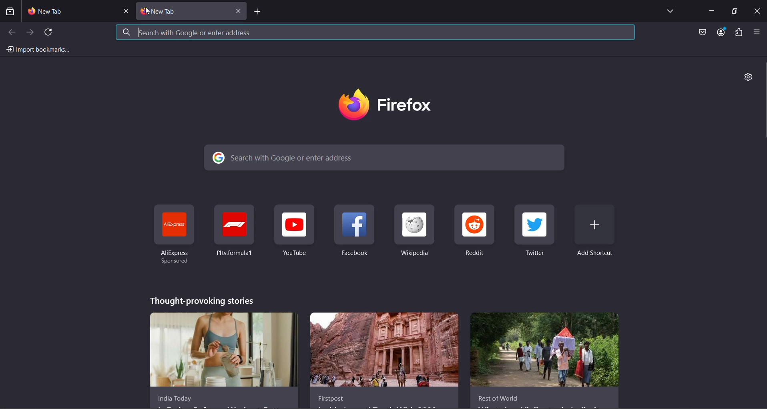 This screenshot has width=767, height=409. I want to click on go forward one page, so click(31, 32).